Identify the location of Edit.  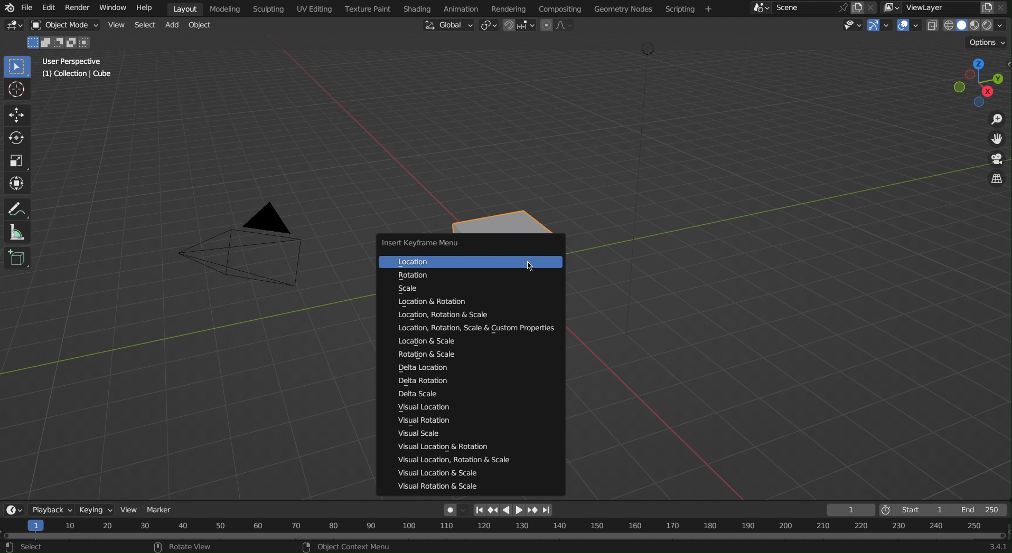
(49, 8).